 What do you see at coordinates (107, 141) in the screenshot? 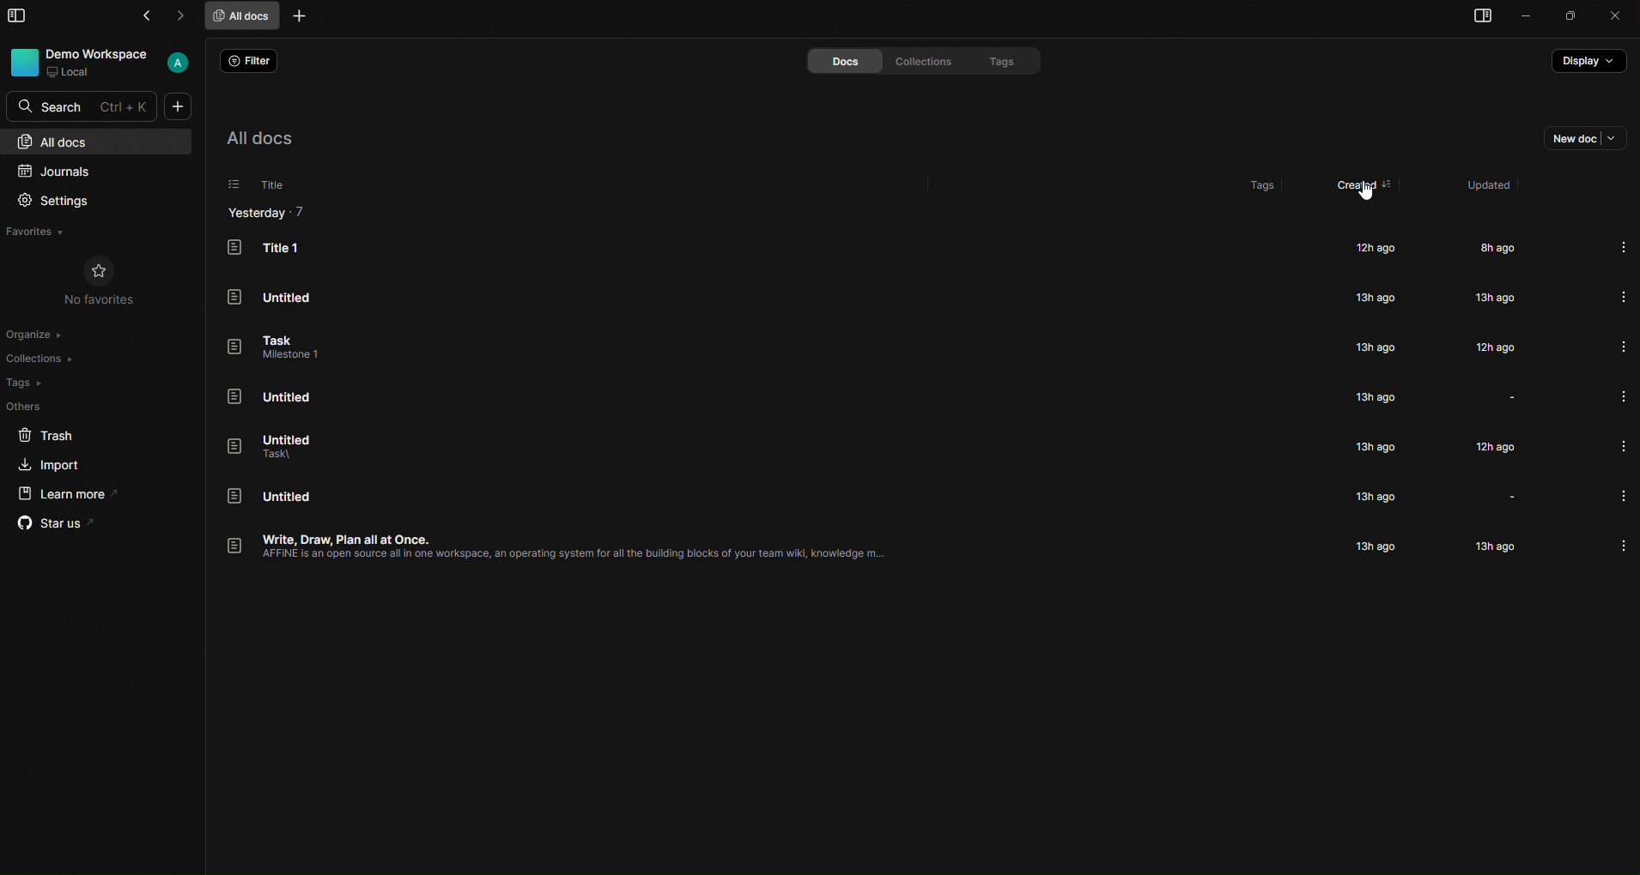
I see `all docs` at bounding box center [107, 141].